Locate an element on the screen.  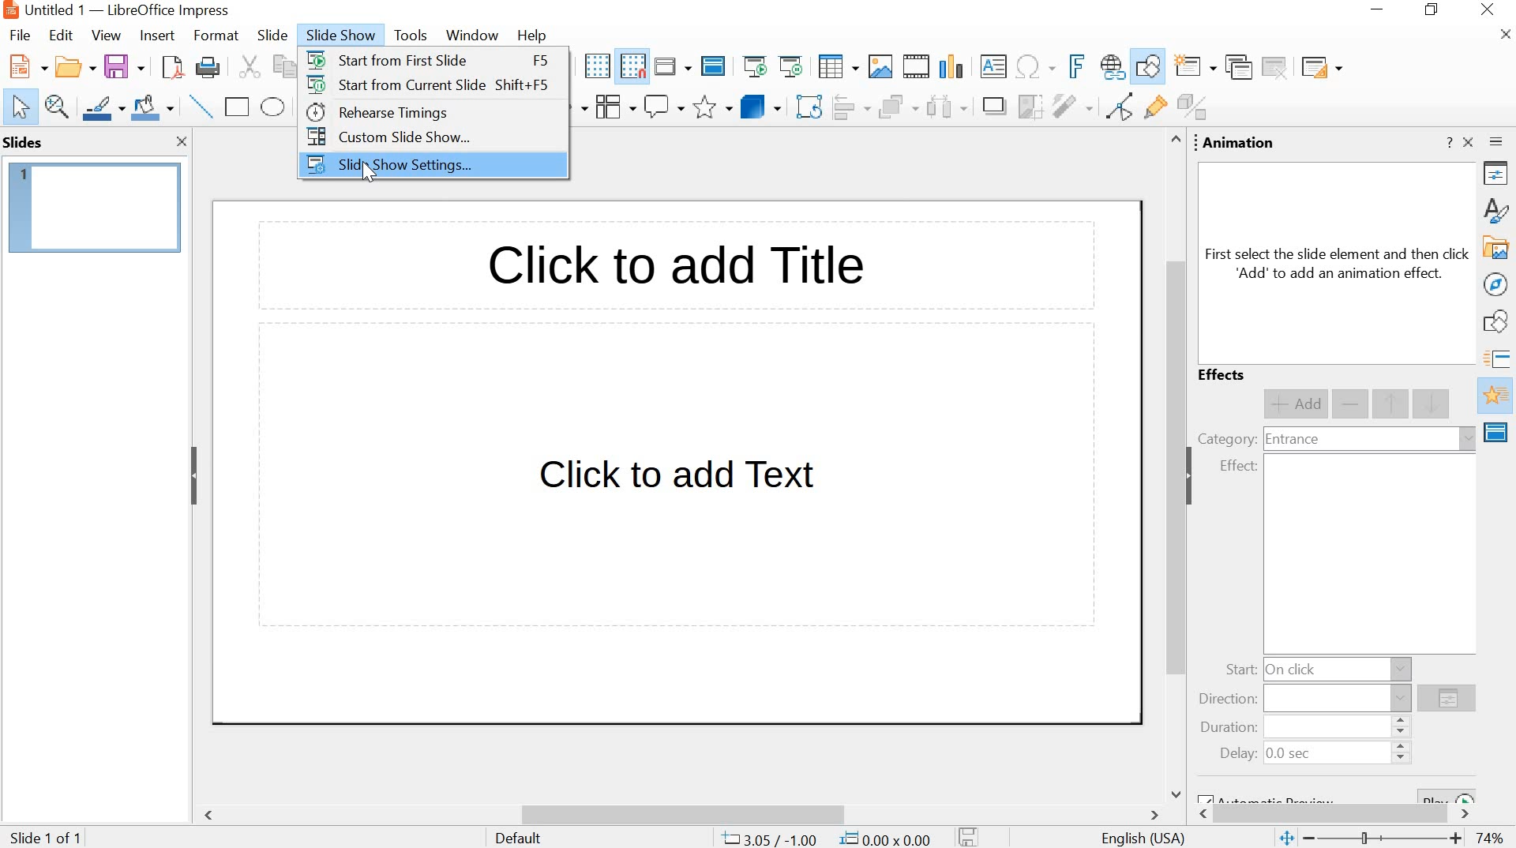
print is located at coordinates (207, 69).